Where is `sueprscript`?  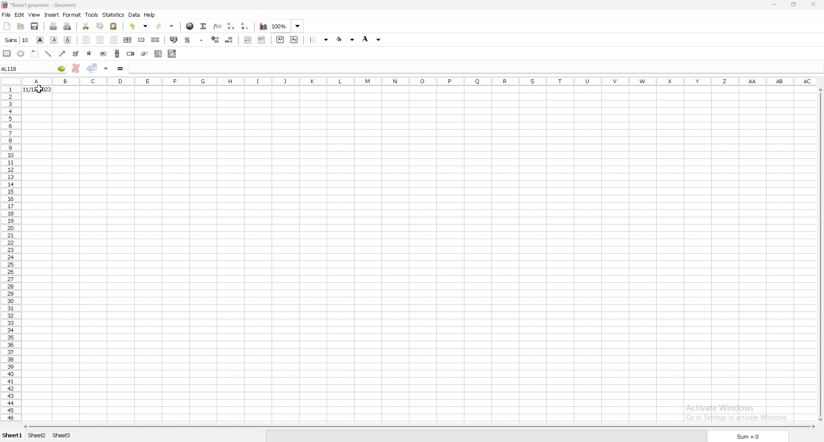
sueprscript is located at coordinates (280, 39).